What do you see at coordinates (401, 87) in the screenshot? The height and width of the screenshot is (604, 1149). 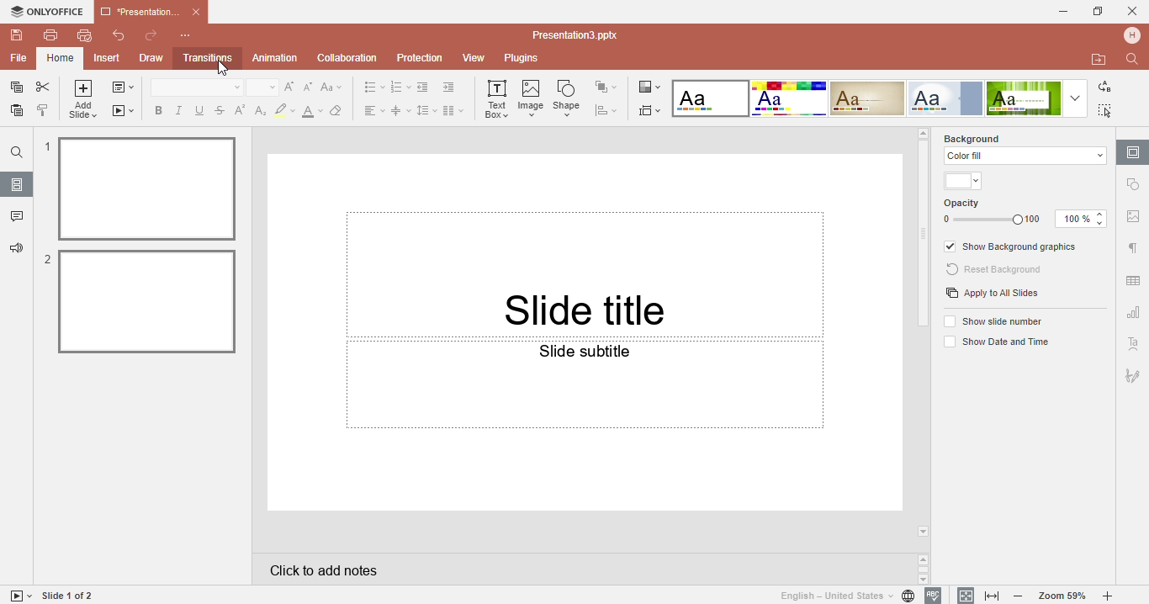 I see `Numbering` at bounding box center [401, 87].